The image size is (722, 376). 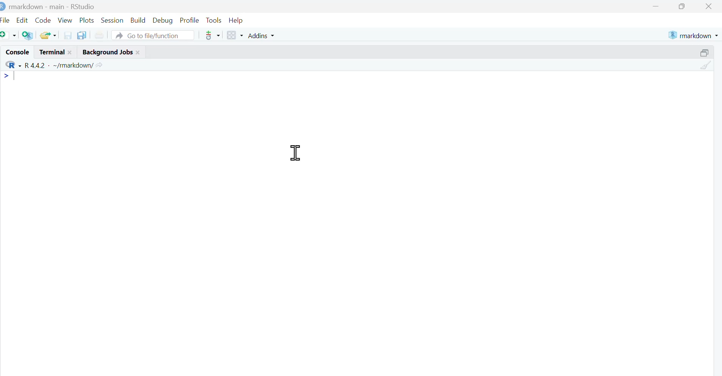 I want to click on Go to file/function, so click(x=154, y=35).